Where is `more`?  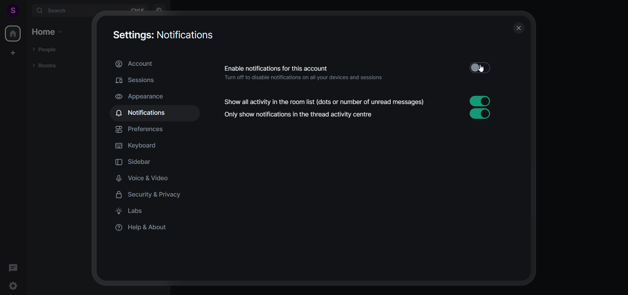
more is located at coordinates (27, 10).